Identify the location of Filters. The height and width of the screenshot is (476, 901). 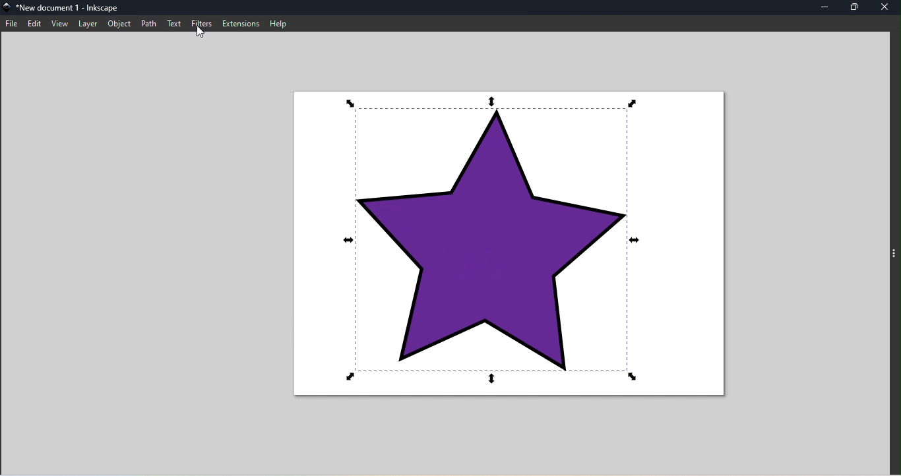
(202, 25).